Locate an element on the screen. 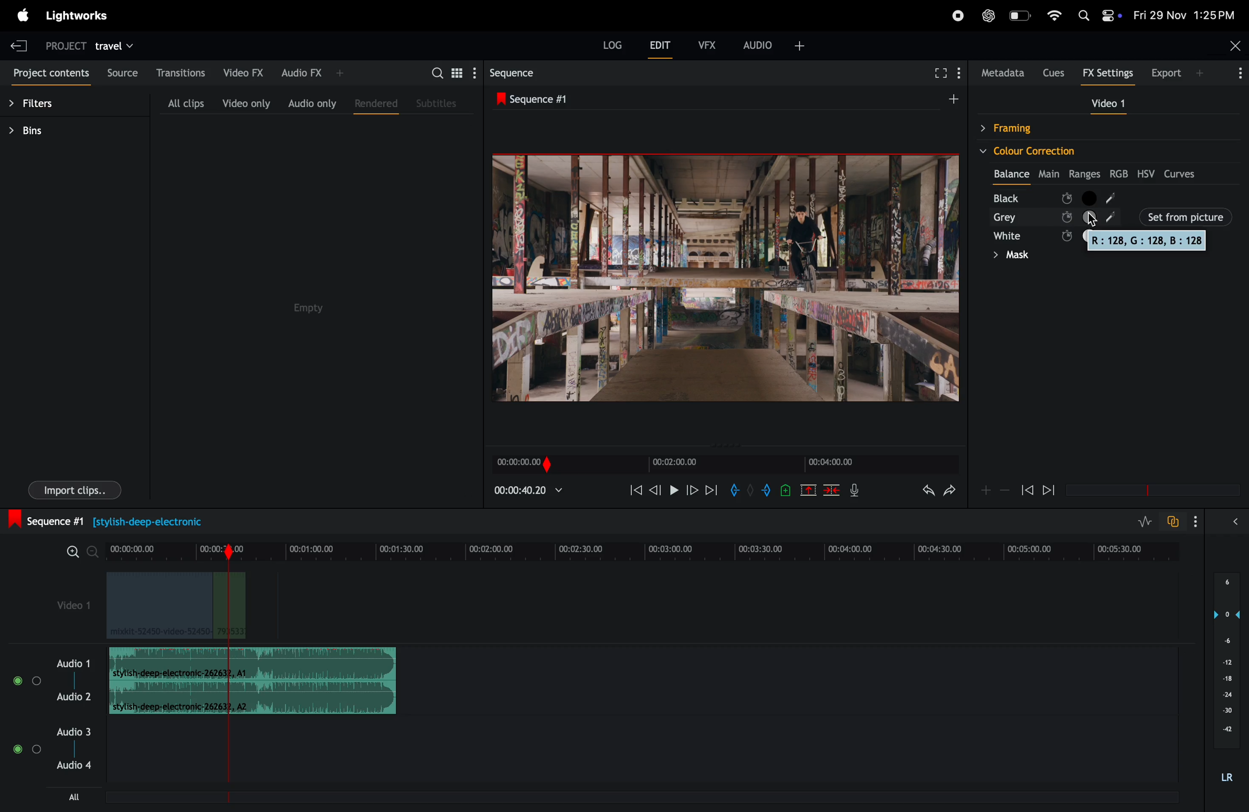  toggle is located at coordinates (17, 749).